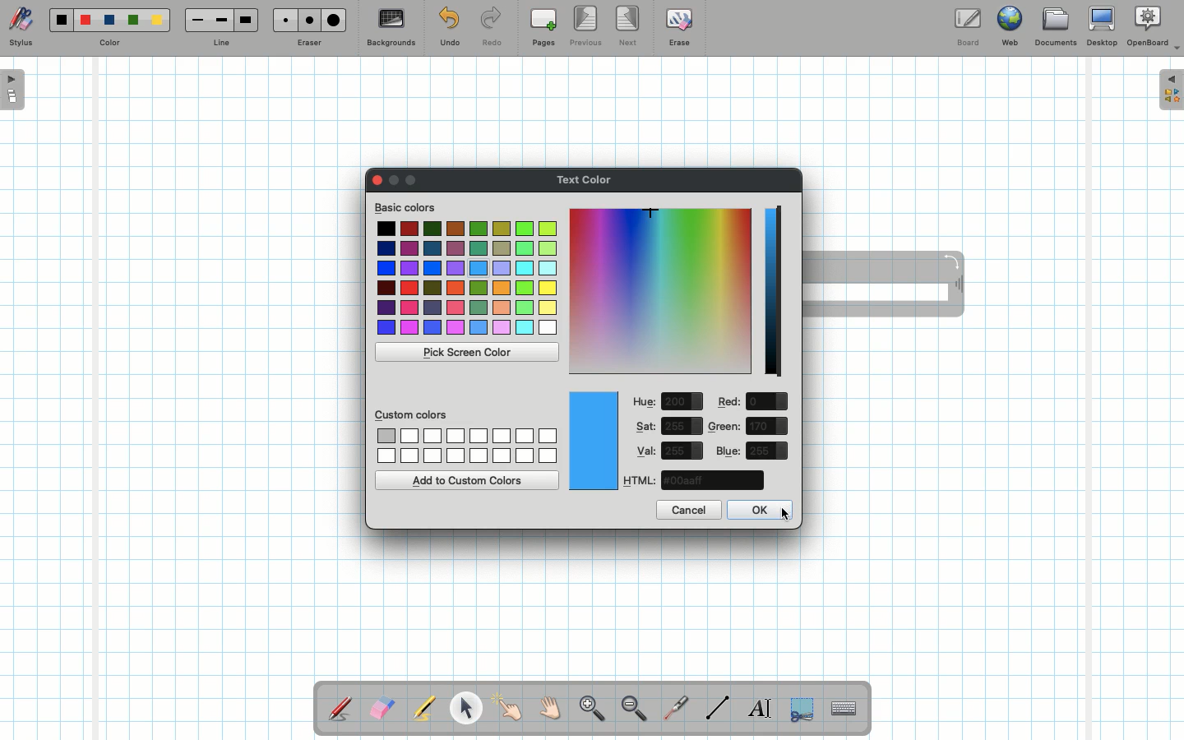 The image size is (1184, 740). I want to click on Clor, so click(372, 179).